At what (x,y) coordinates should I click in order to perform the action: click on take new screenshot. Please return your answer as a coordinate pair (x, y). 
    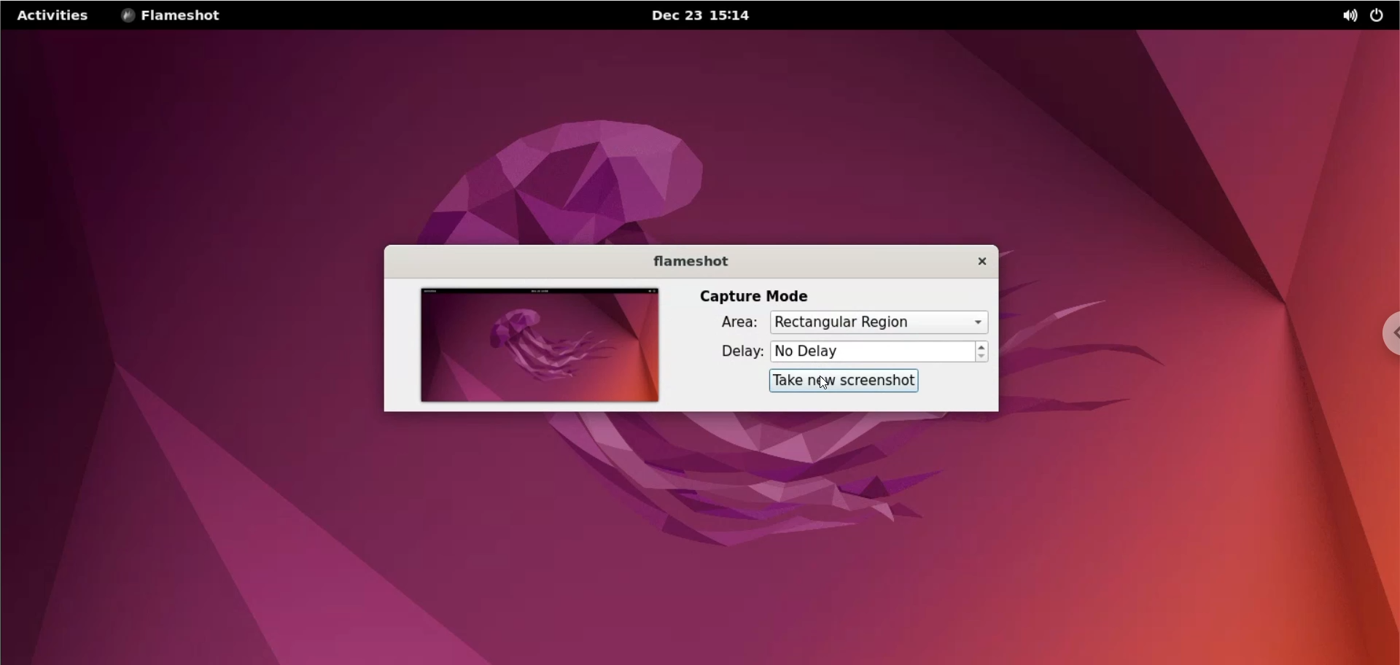
    Looking at the image, I should click on (846, 381).